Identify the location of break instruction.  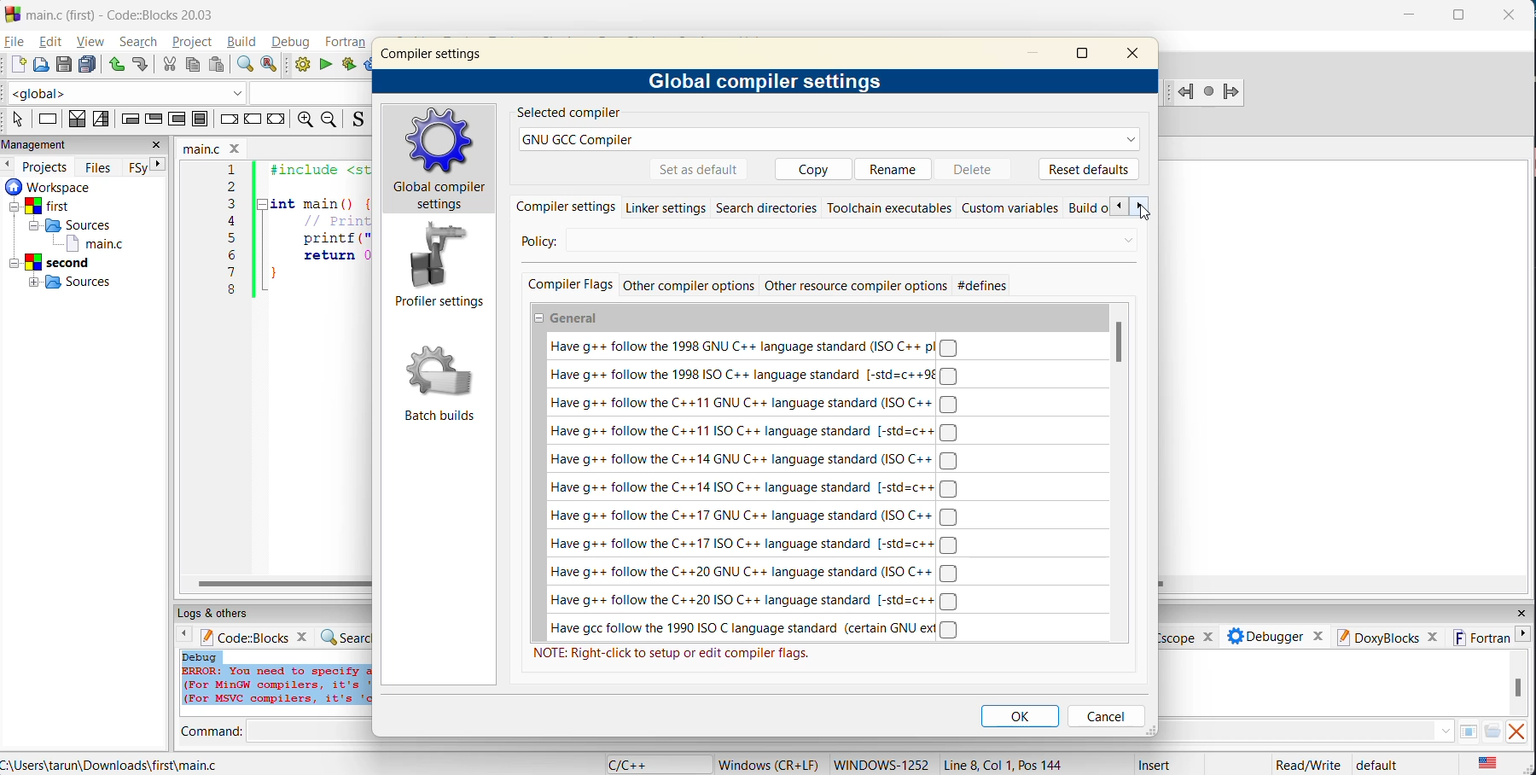
(226, 119).